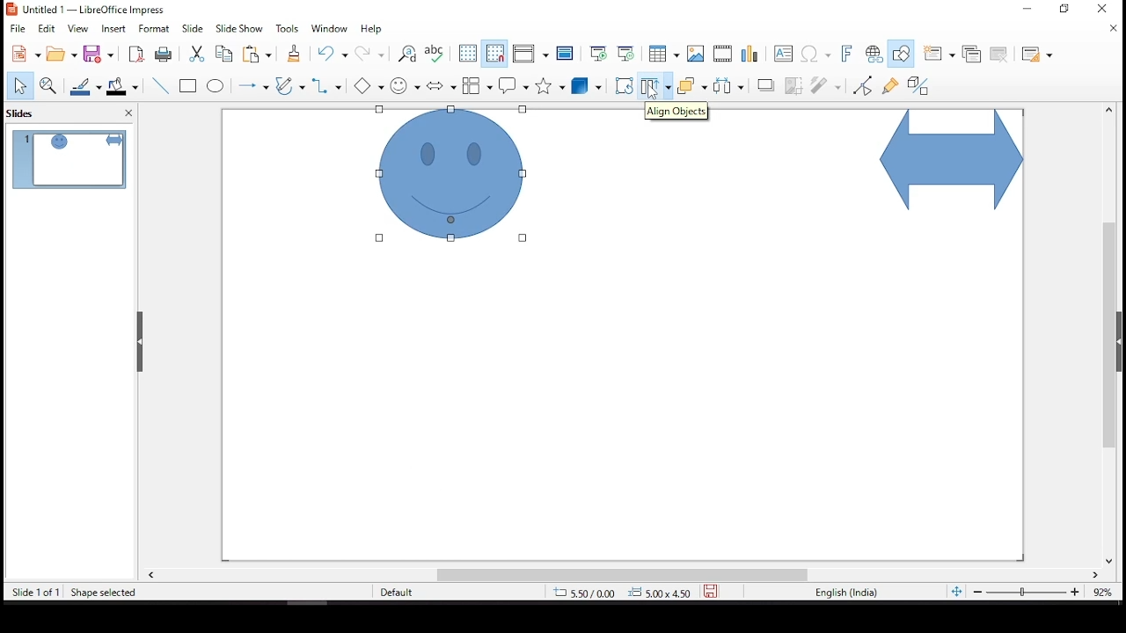 The image size is (1126, 633). I want to click on drag handle, so click(142, 342).